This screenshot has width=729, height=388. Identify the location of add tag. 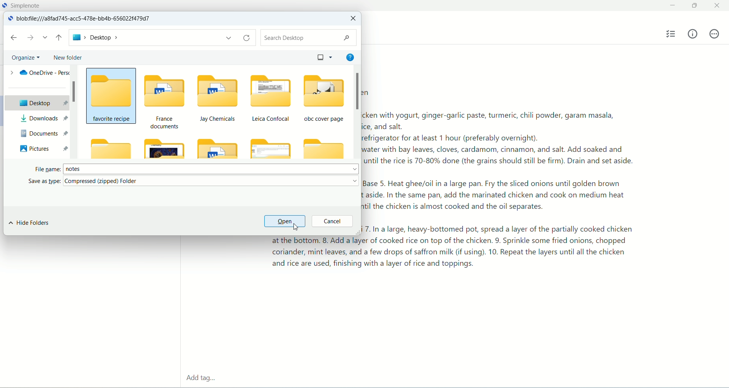
(200, 379).